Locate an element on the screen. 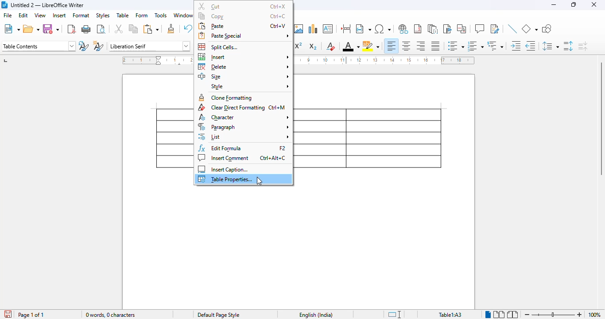 This screenshot has height=319, width=605. toggle print preview is located at coordinates (101, 29).